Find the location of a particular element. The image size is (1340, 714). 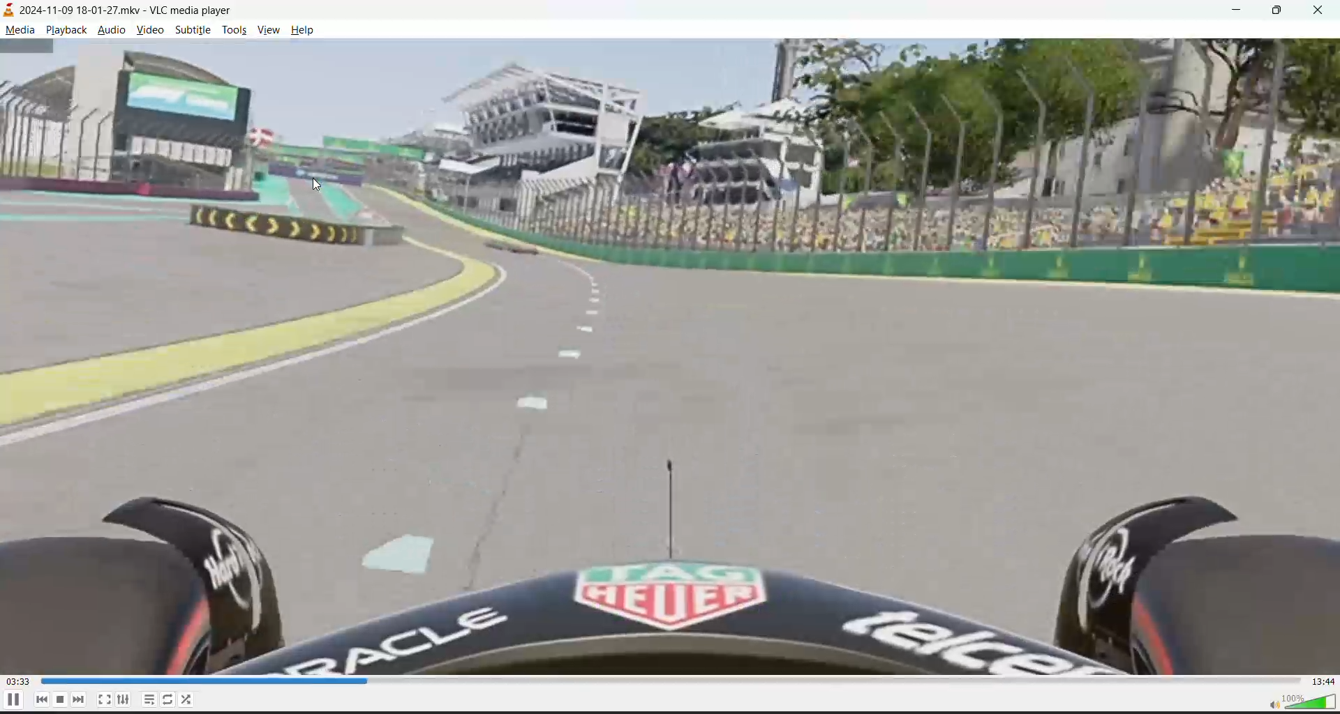

pause is located at coordinates (12, 699).